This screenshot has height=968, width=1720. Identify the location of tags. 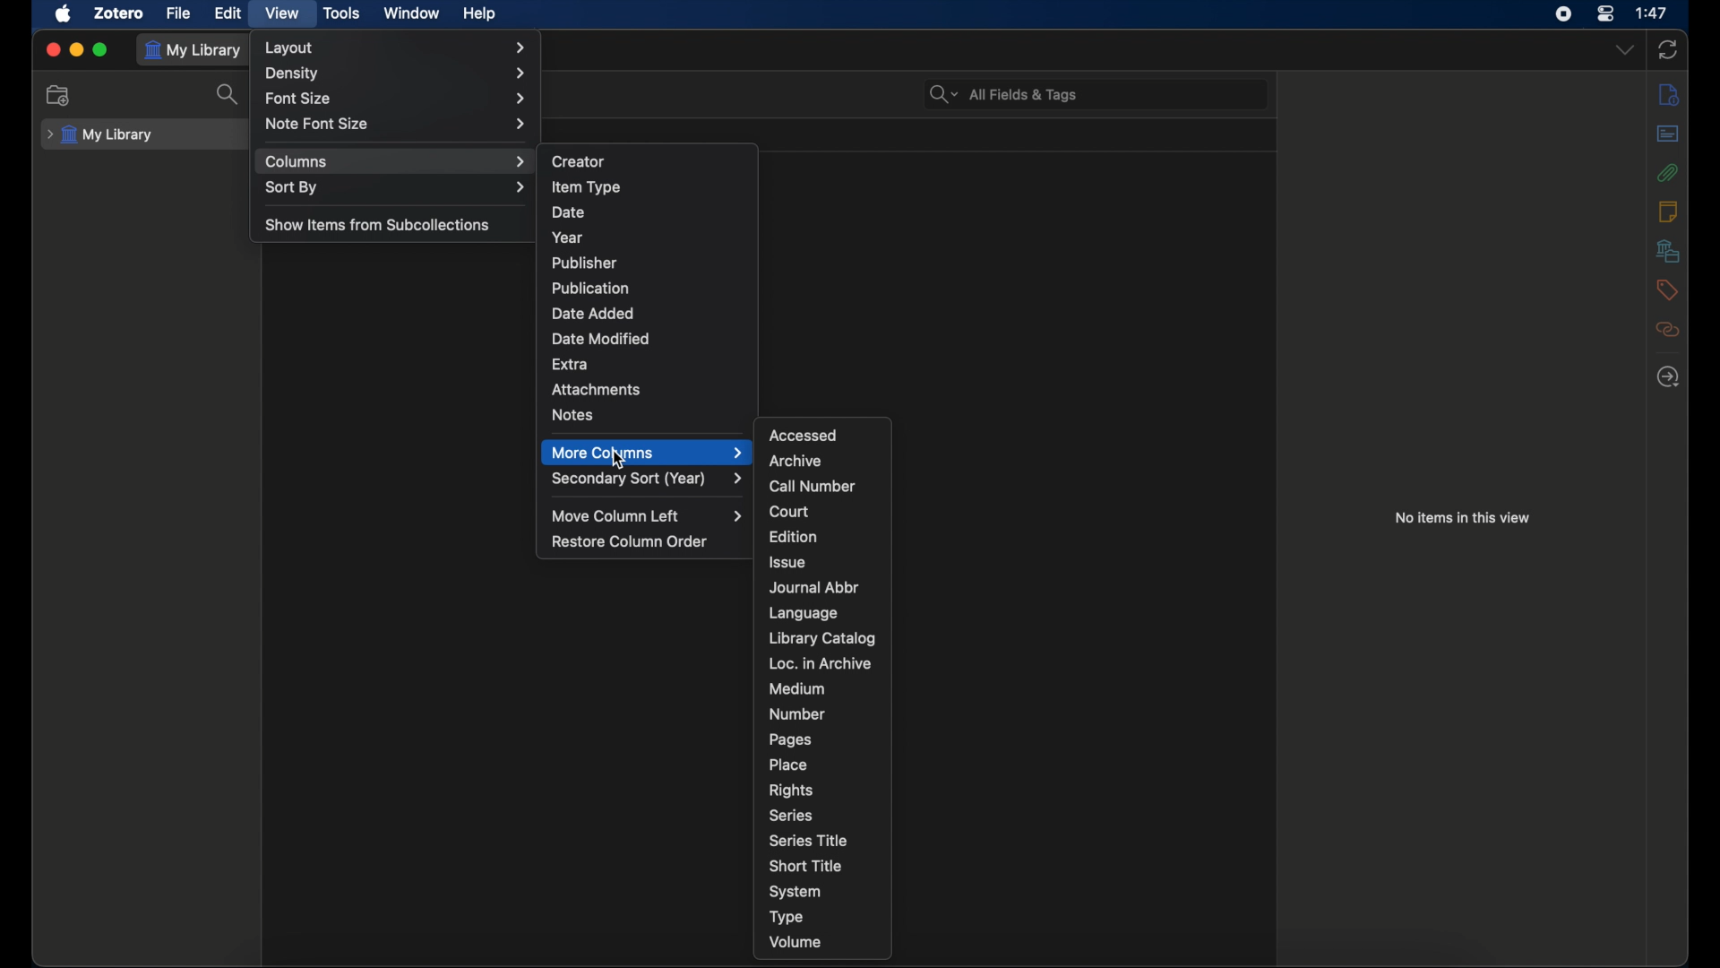
(1666, 289).